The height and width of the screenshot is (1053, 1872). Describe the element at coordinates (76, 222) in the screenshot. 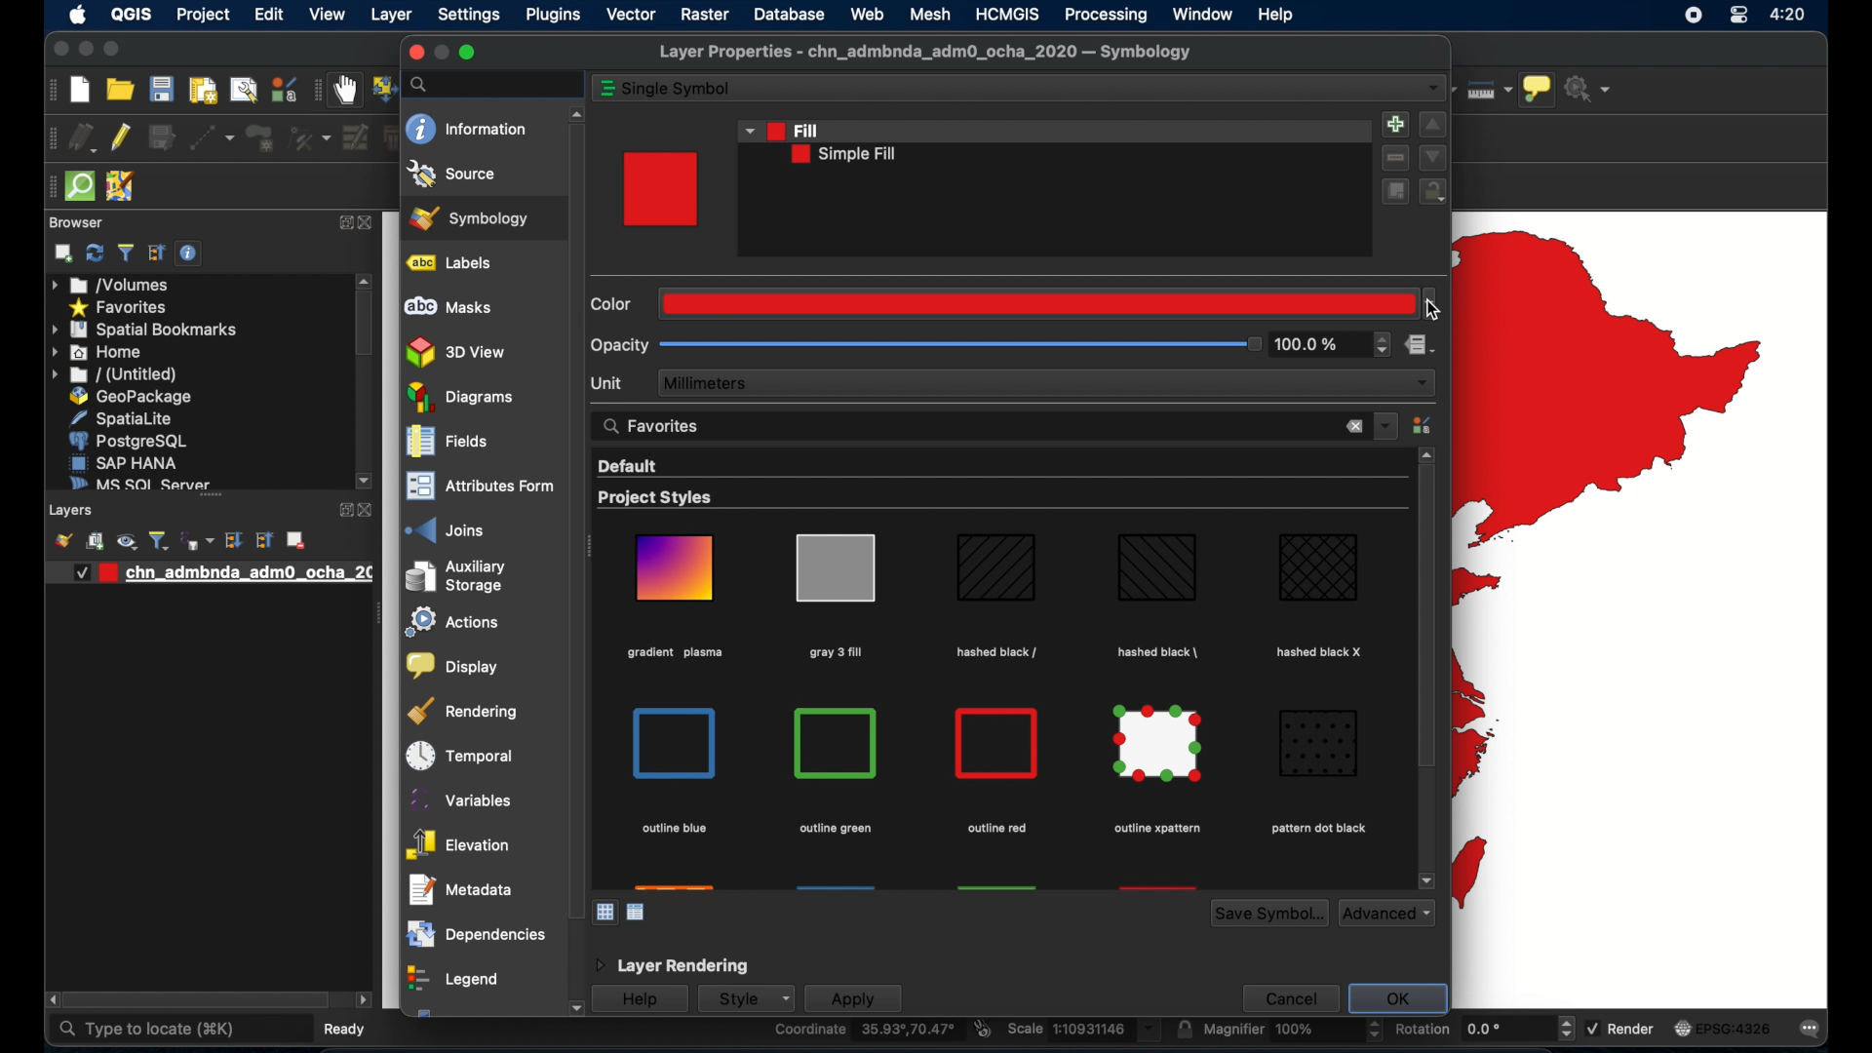

I see `browser` at that location.